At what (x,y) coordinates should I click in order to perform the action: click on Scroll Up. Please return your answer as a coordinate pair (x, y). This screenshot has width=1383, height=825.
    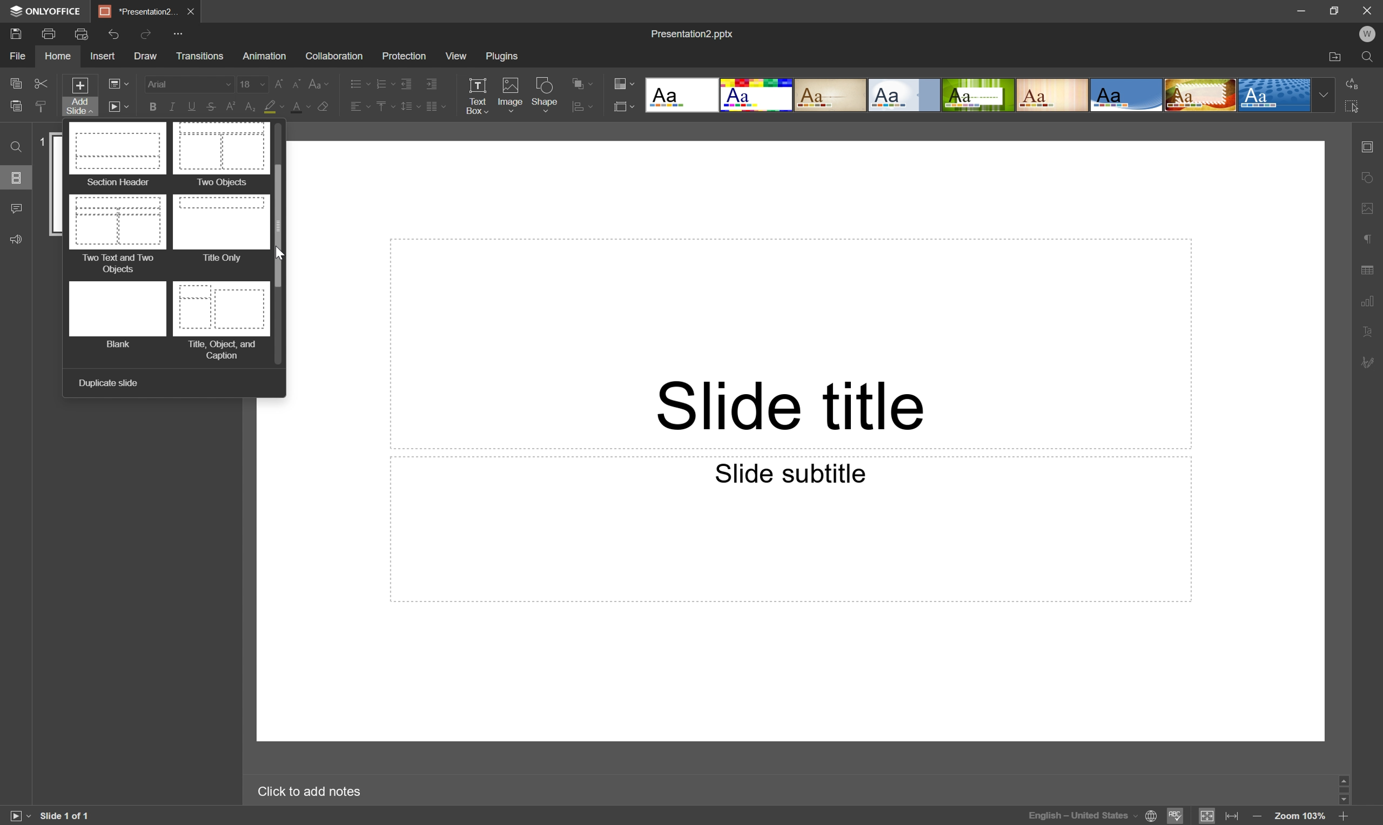
    Looking at the image, I should click on (1350, 778).